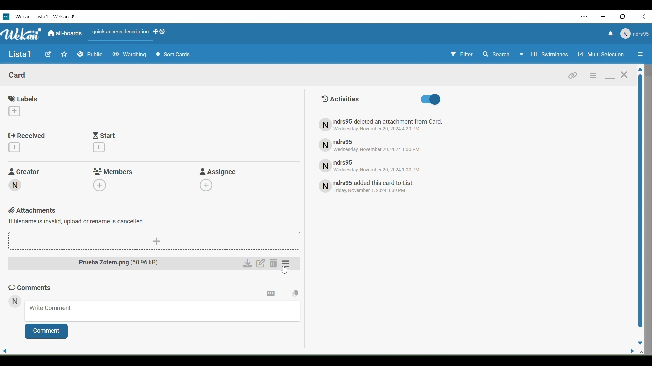  I want to click on Minimize, so click(604, 17).